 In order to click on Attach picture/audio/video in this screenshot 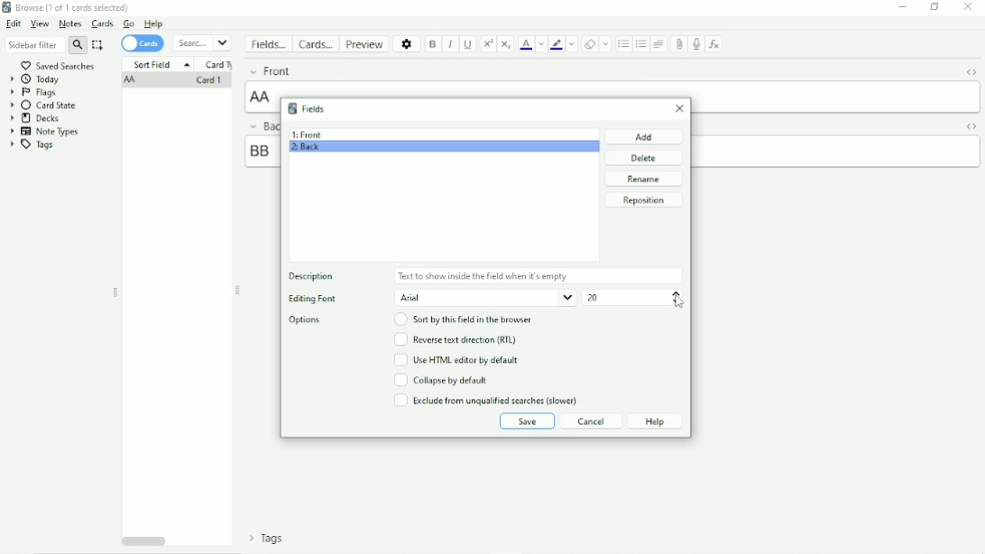, I will do `click(677, 44)`.